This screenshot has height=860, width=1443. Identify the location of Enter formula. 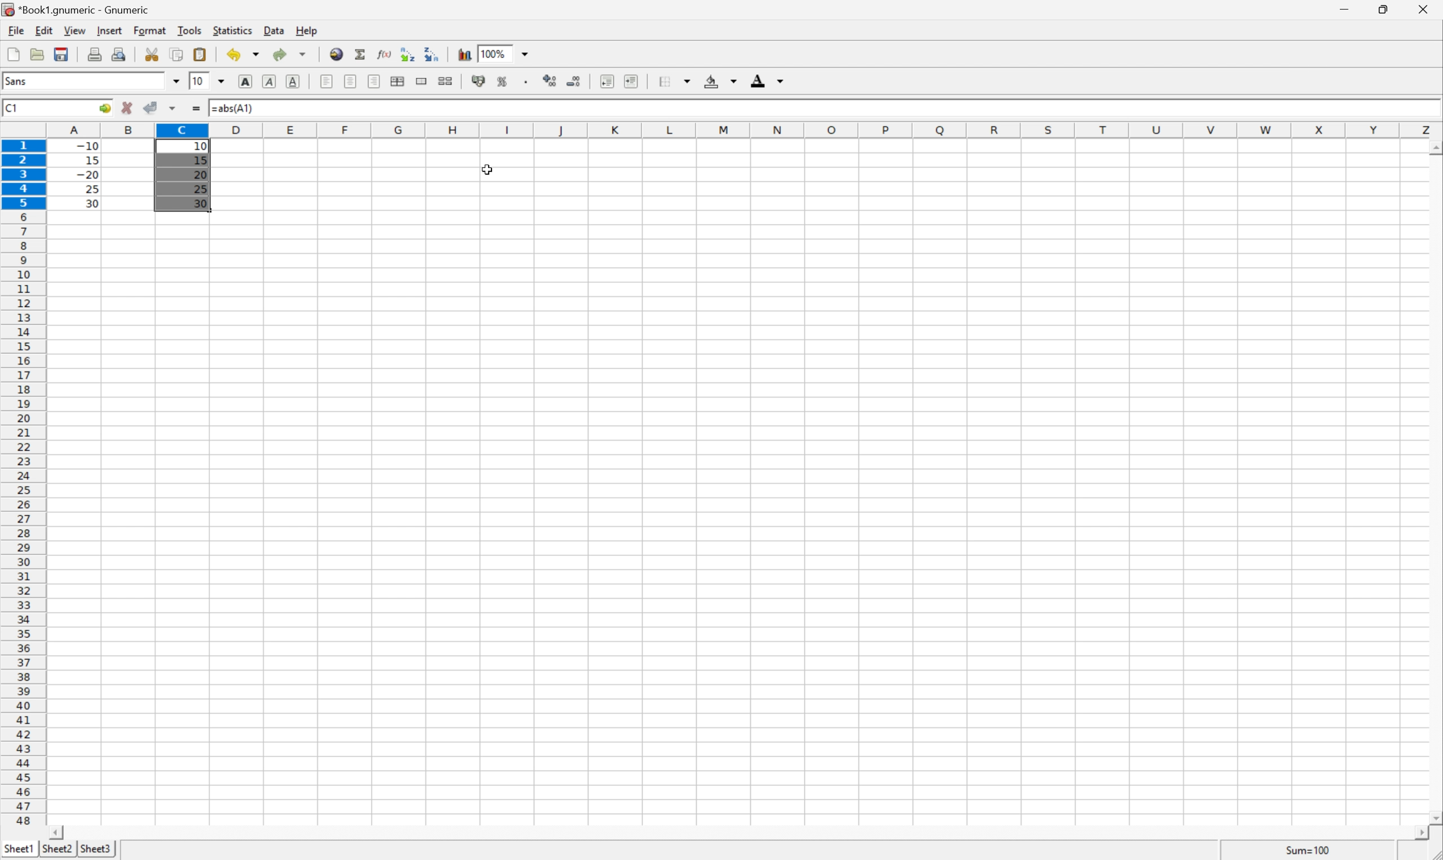
(199, 110).